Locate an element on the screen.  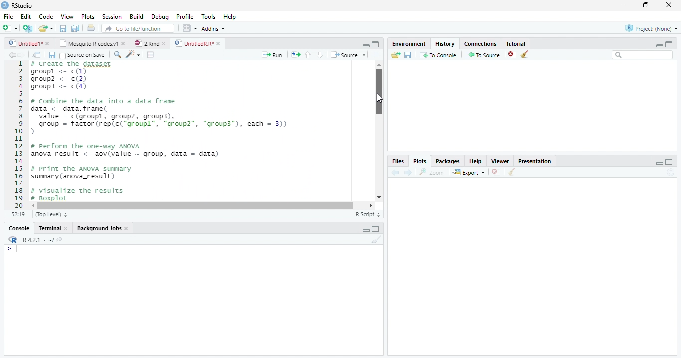
Build is located at coordinates (138, 17).